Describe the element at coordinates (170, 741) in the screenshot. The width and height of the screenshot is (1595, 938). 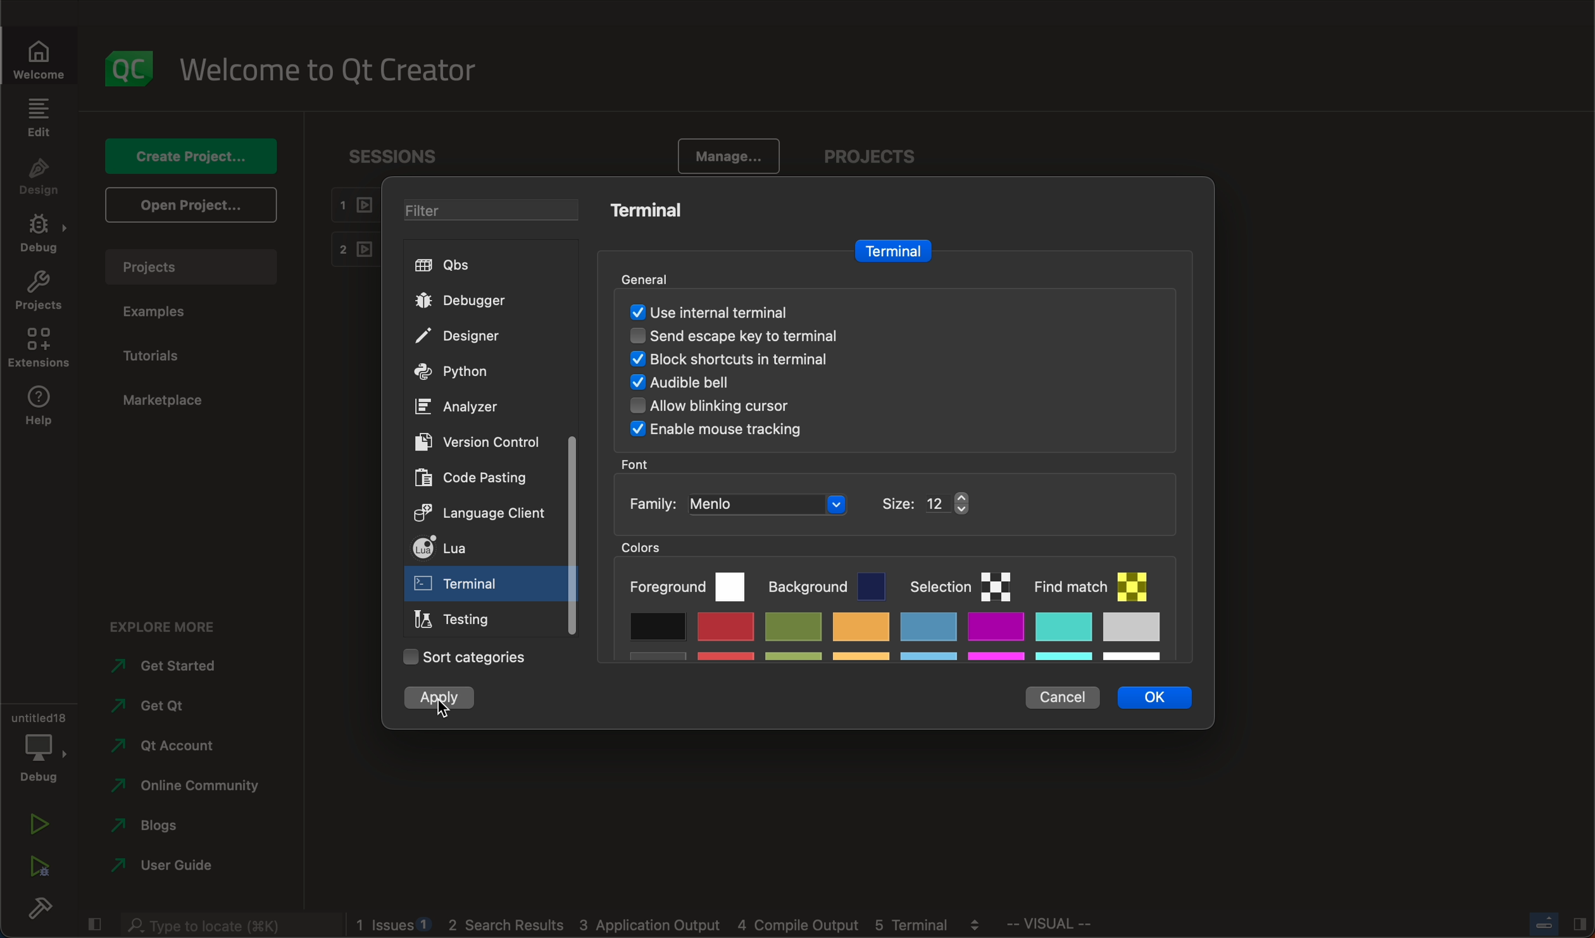
I see `account` at that location.